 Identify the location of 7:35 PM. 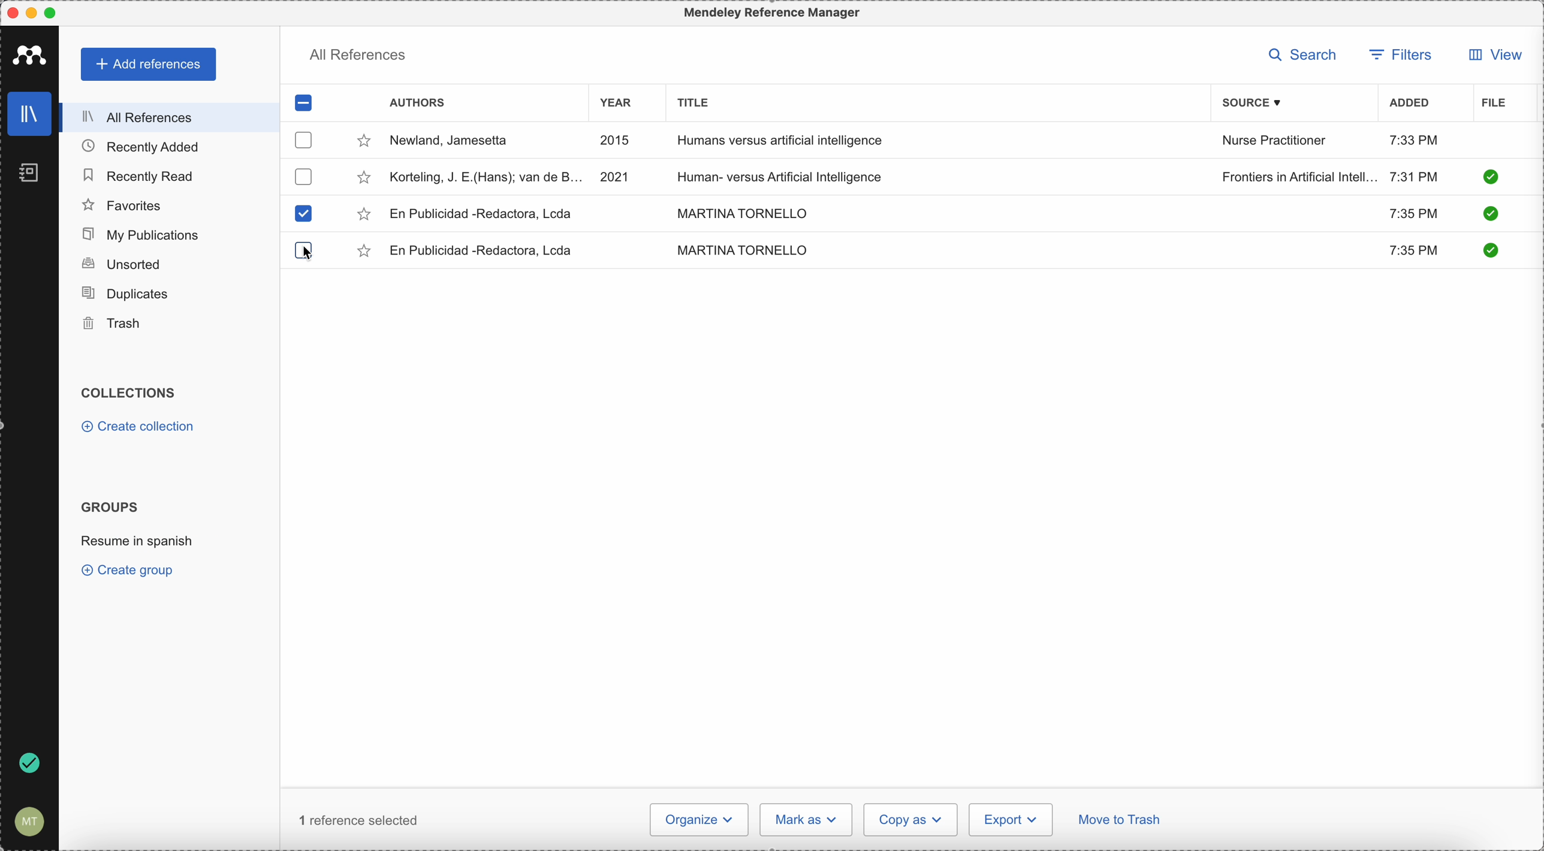
(1412, 212).